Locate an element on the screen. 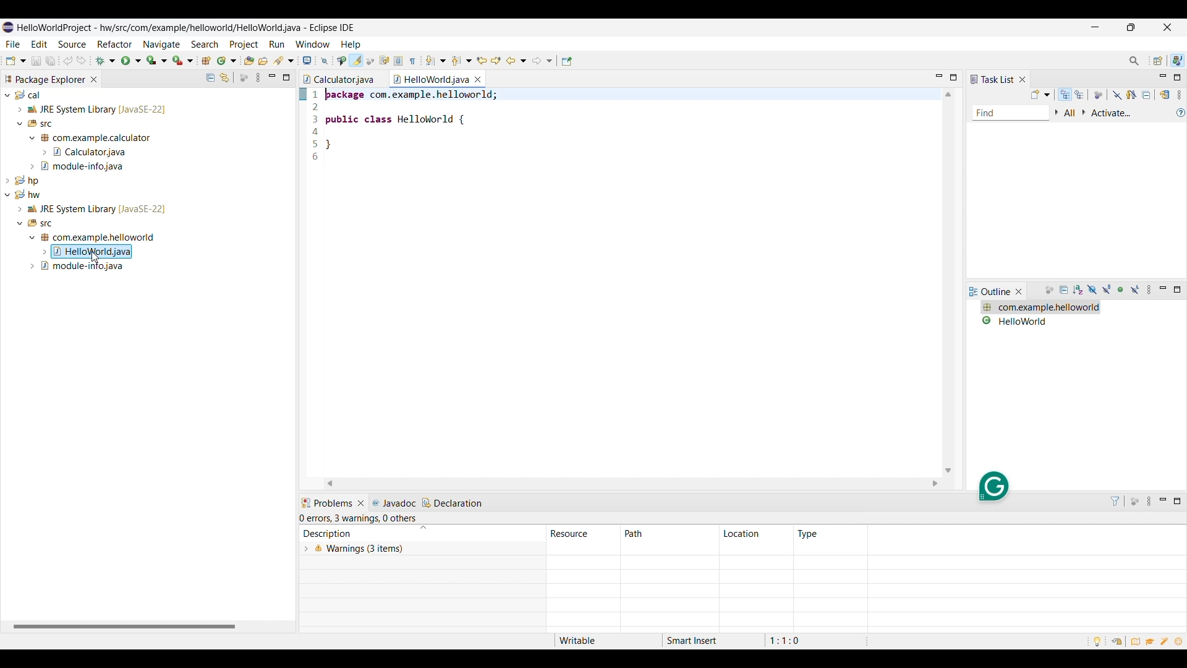 The width and height of the screenshot is (1187, 668). Hide non-public members is located at coordinates (1123, 290).